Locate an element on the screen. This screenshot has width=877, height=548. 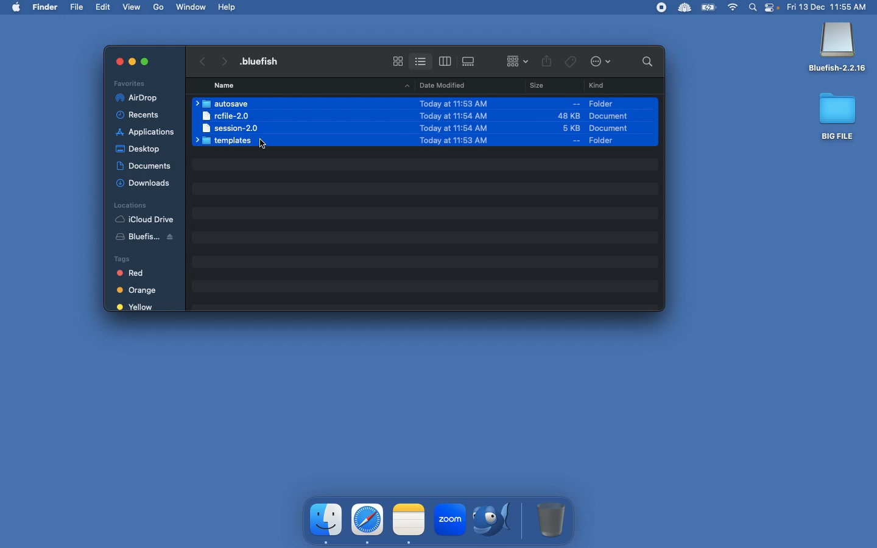
Tags is located at coordinates (139, 258).